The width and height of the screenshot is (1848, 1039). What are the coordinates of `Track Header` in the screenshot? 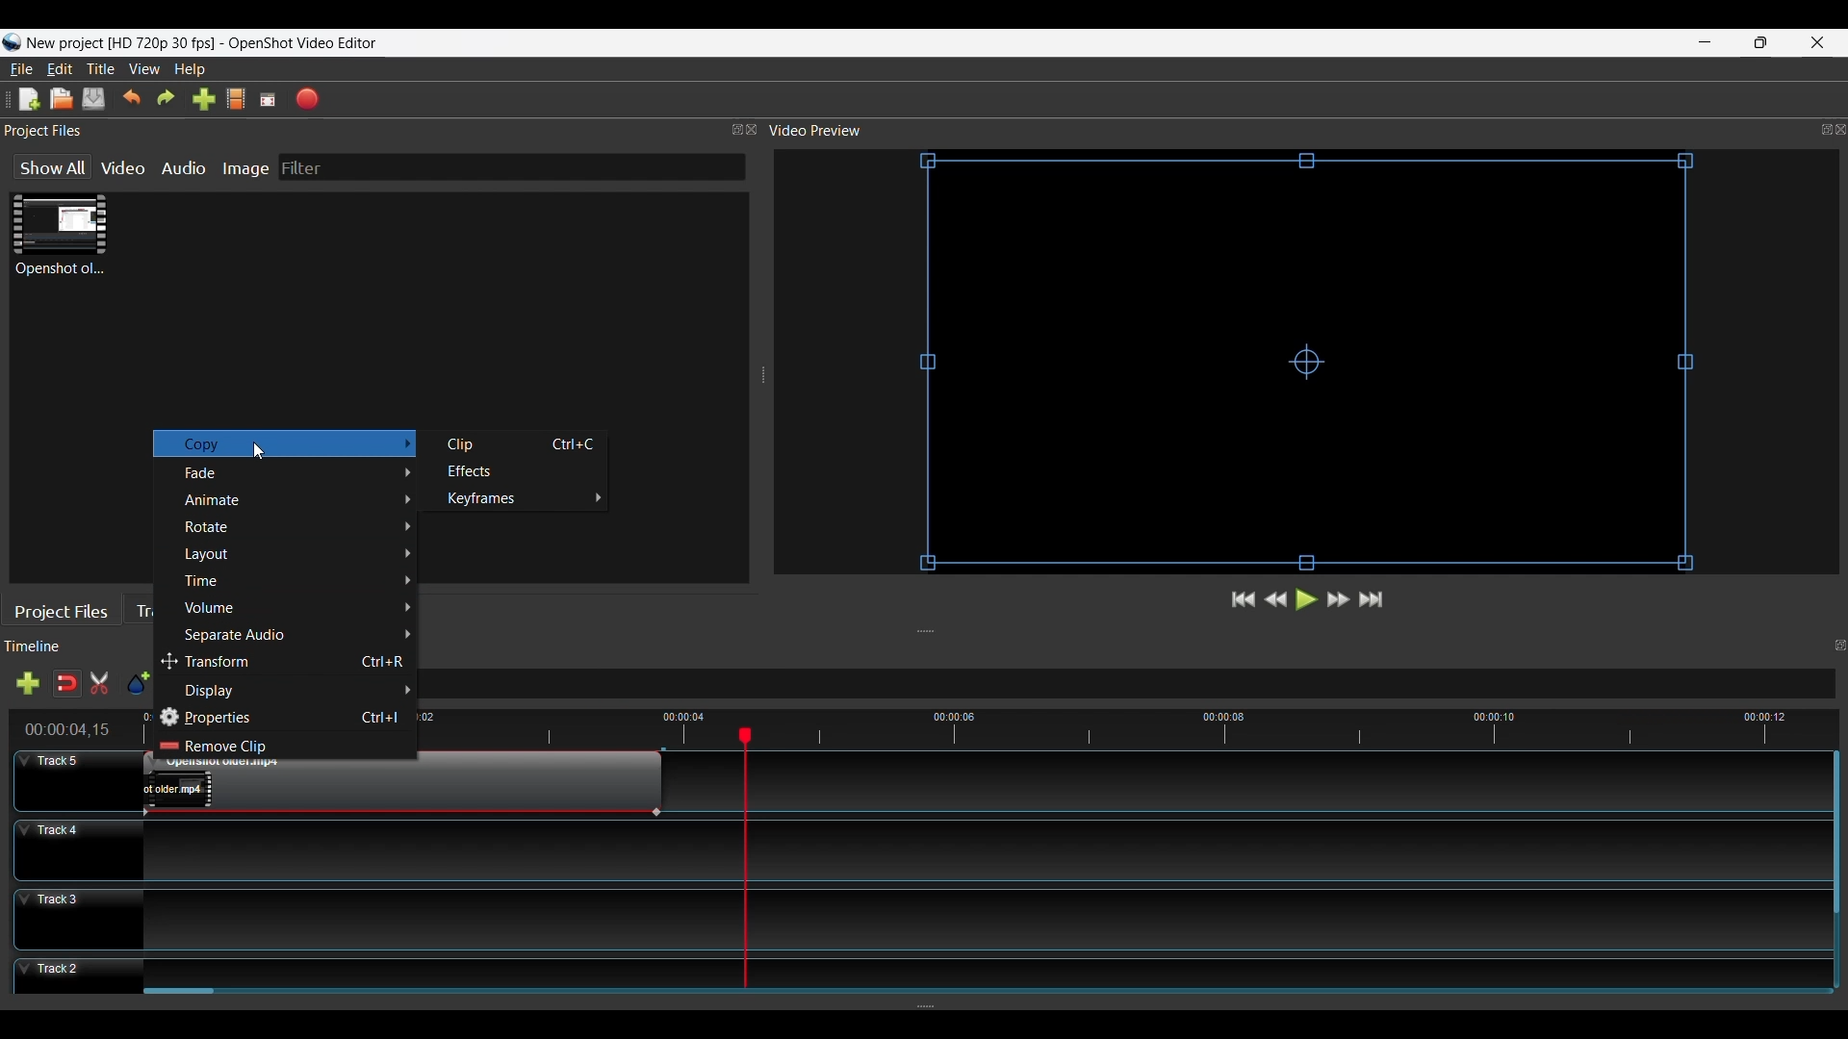 It's located at (77, 978).